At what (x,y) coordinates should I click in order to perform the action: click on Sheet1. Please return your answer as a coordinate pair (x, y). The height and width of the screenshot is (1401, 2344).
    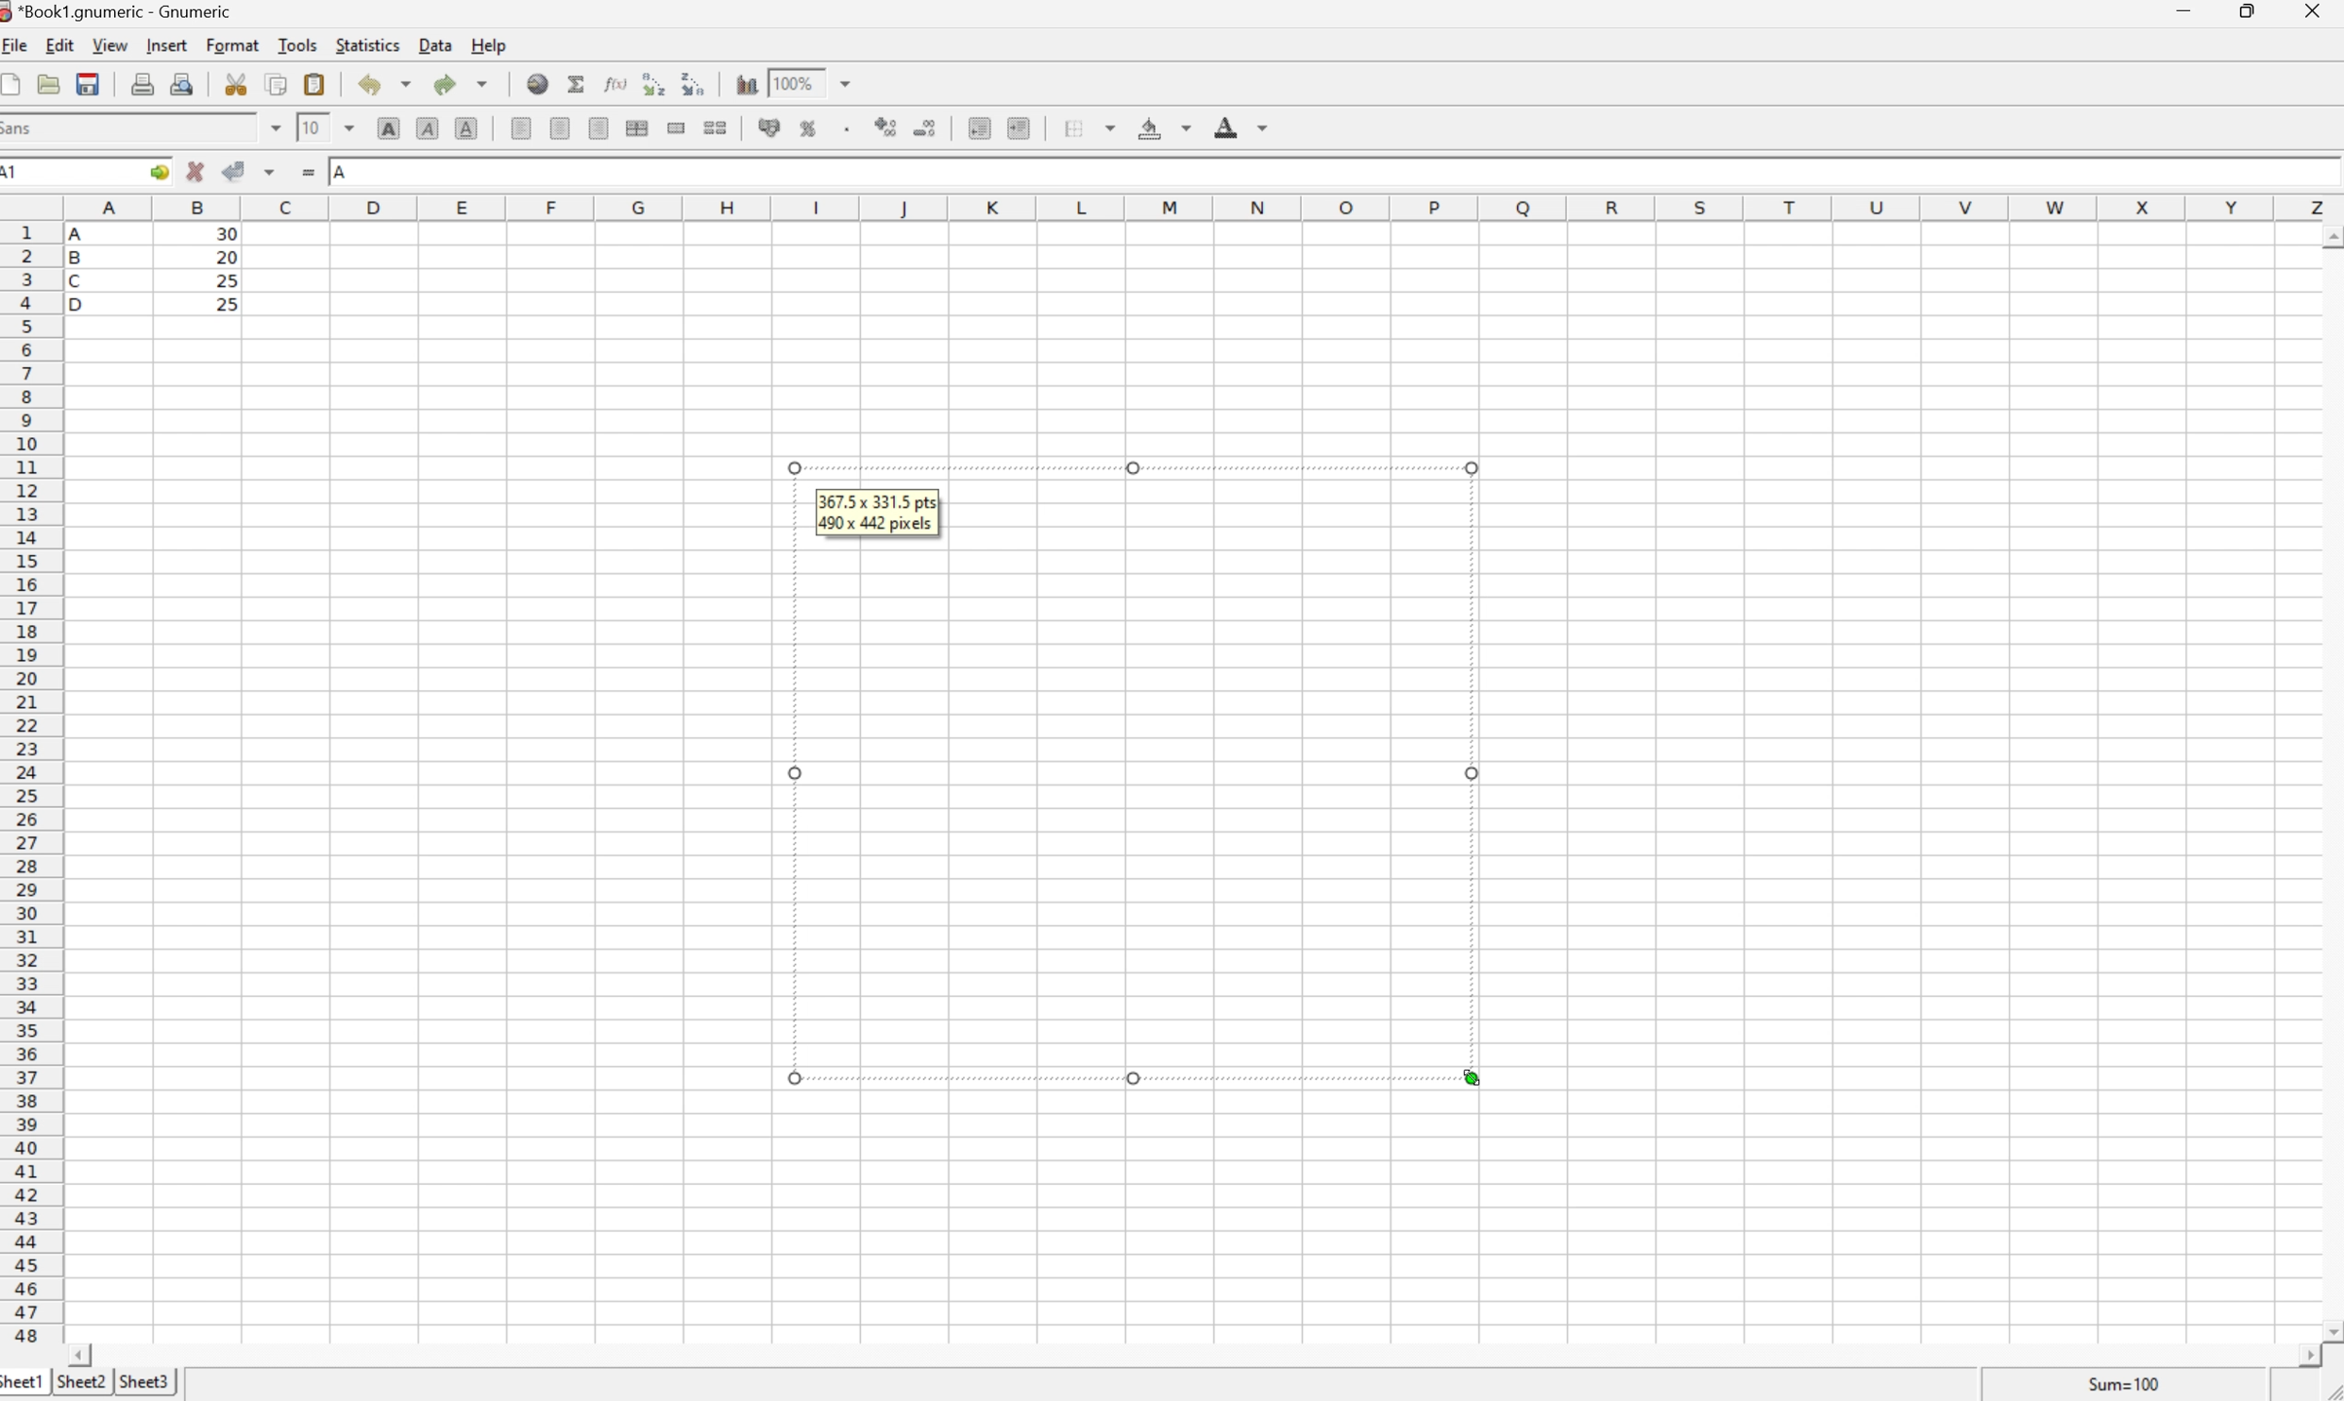
    Looking at the image, I should click on (24, 1384).